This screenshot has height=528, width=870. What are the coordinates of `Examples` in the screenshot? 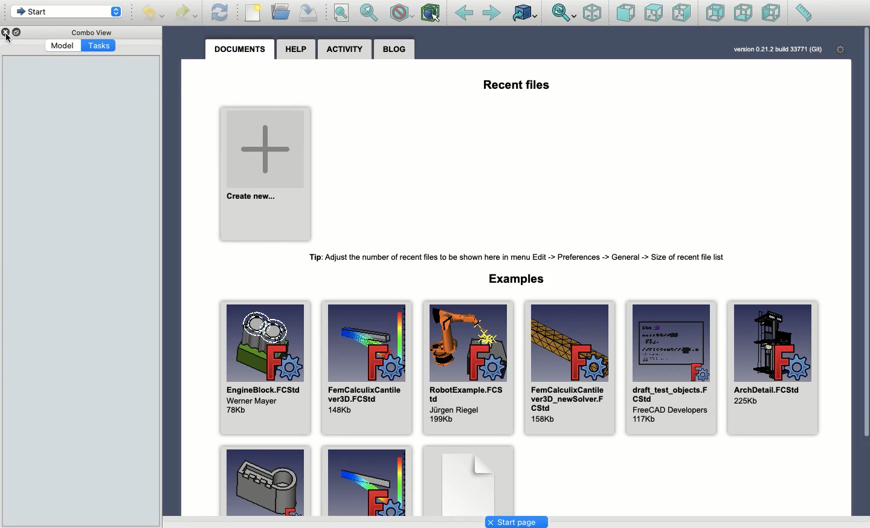 It's located at (515, 279).